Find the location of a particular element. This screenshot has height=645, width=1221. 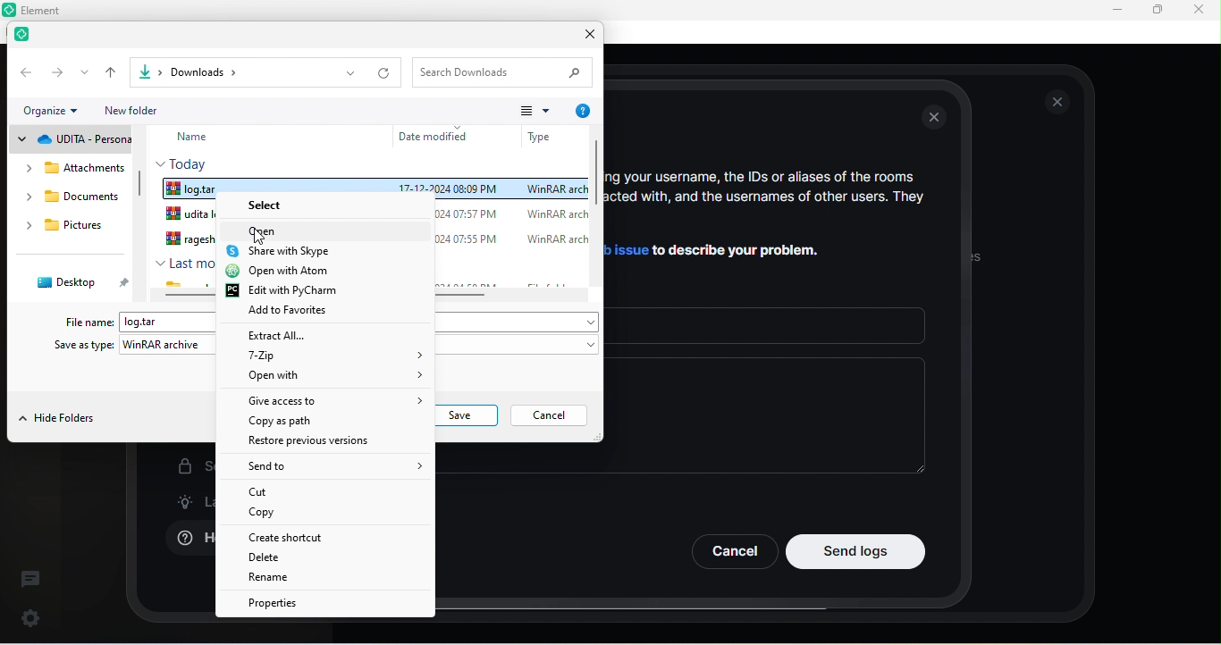

select is located at coordinates (269, 202).